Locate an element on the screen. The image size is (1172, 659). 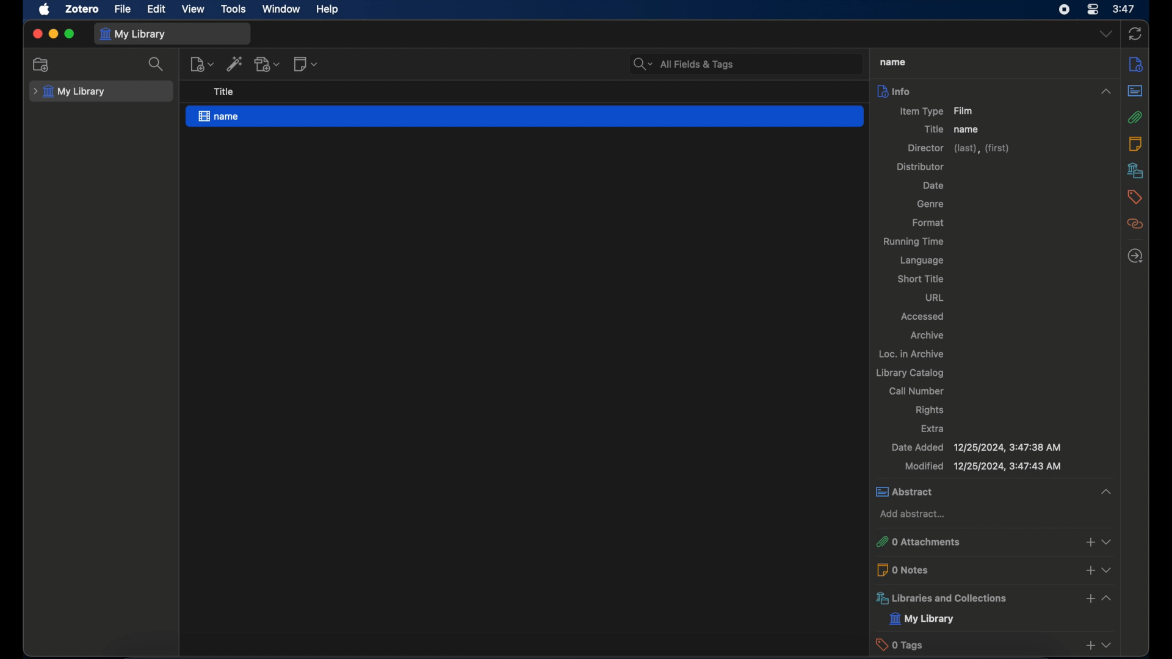
add libraries is located at coordinates (1087, 597).